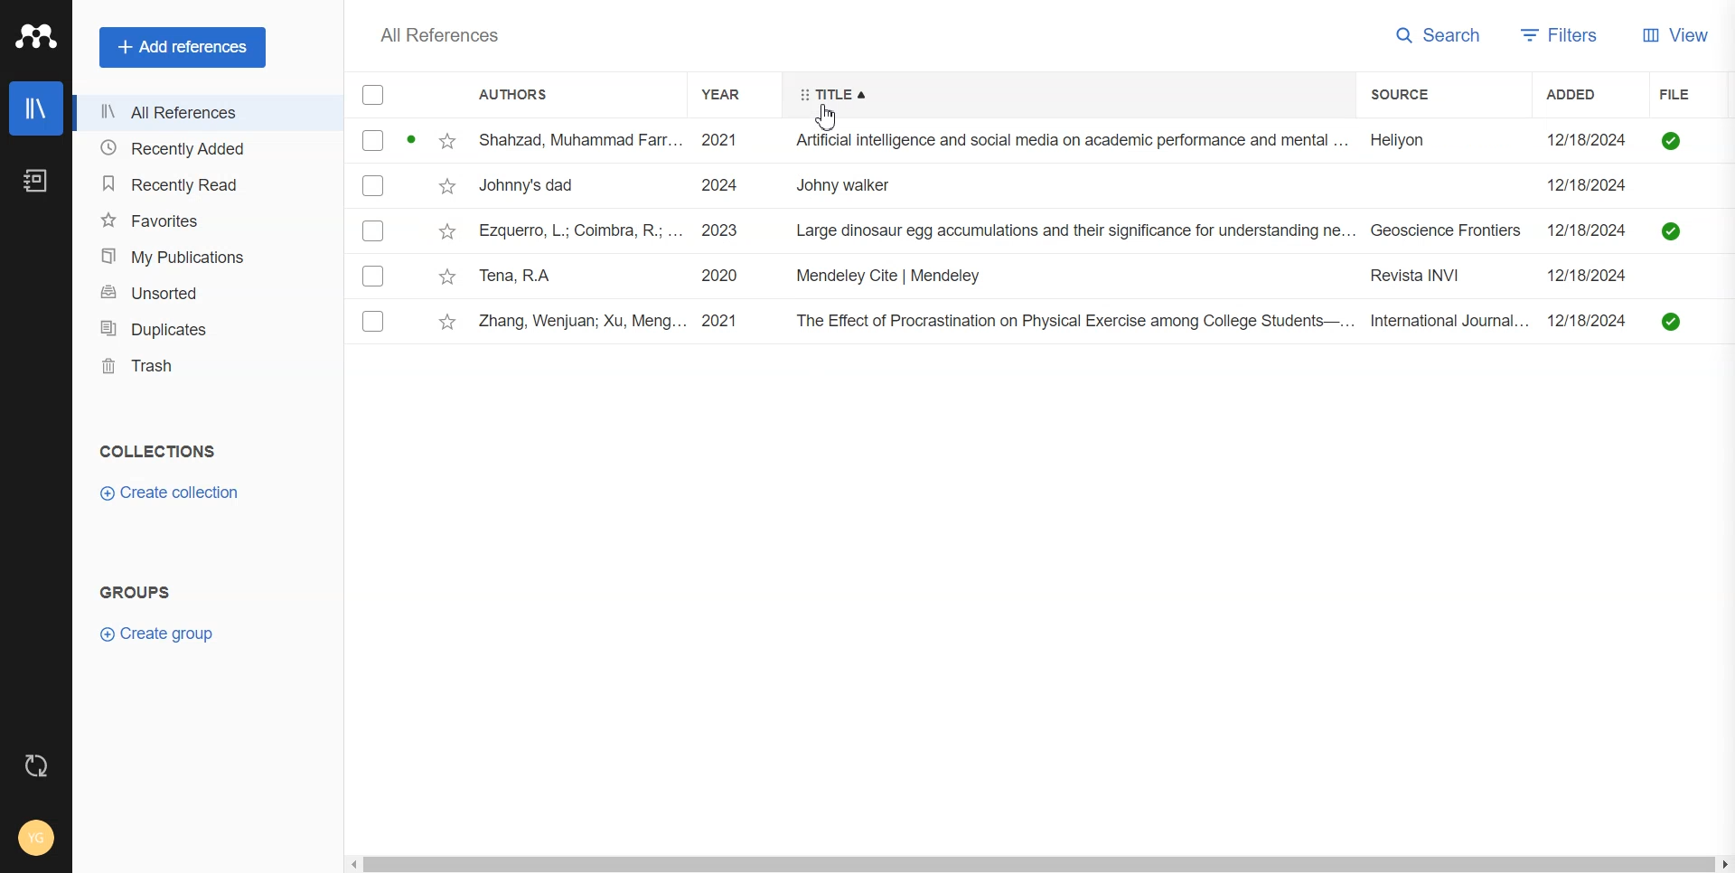  Describe the element at coordinates (208, 293) in the screenshot. I see `Unsorted` at that location.